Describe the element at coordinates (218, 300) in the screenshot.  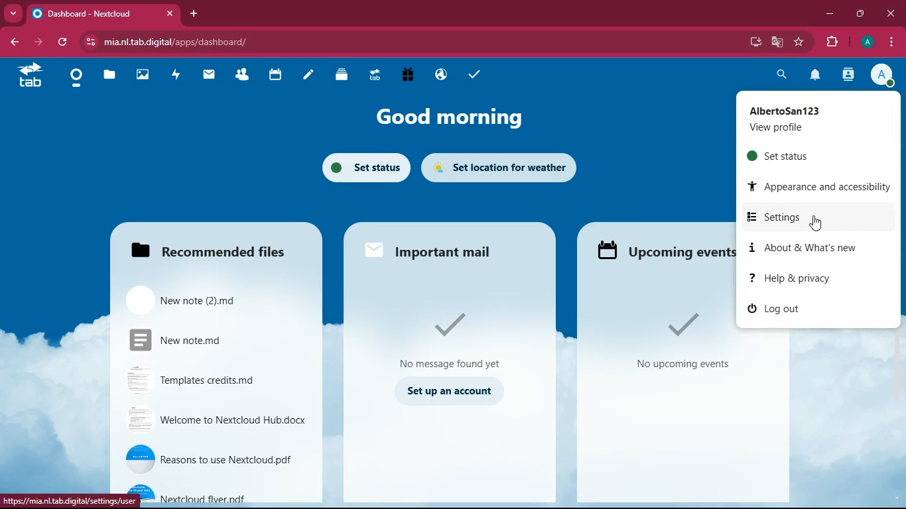
I see `New note (2)` at that location.